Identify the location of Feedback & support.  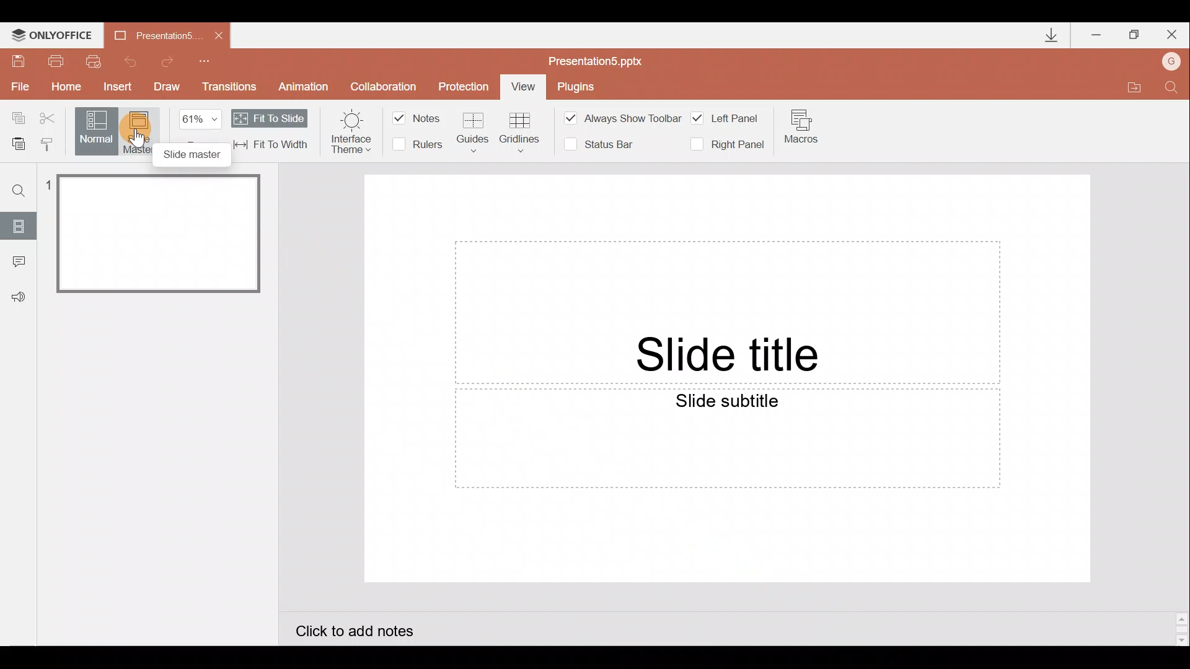
(19, 298).